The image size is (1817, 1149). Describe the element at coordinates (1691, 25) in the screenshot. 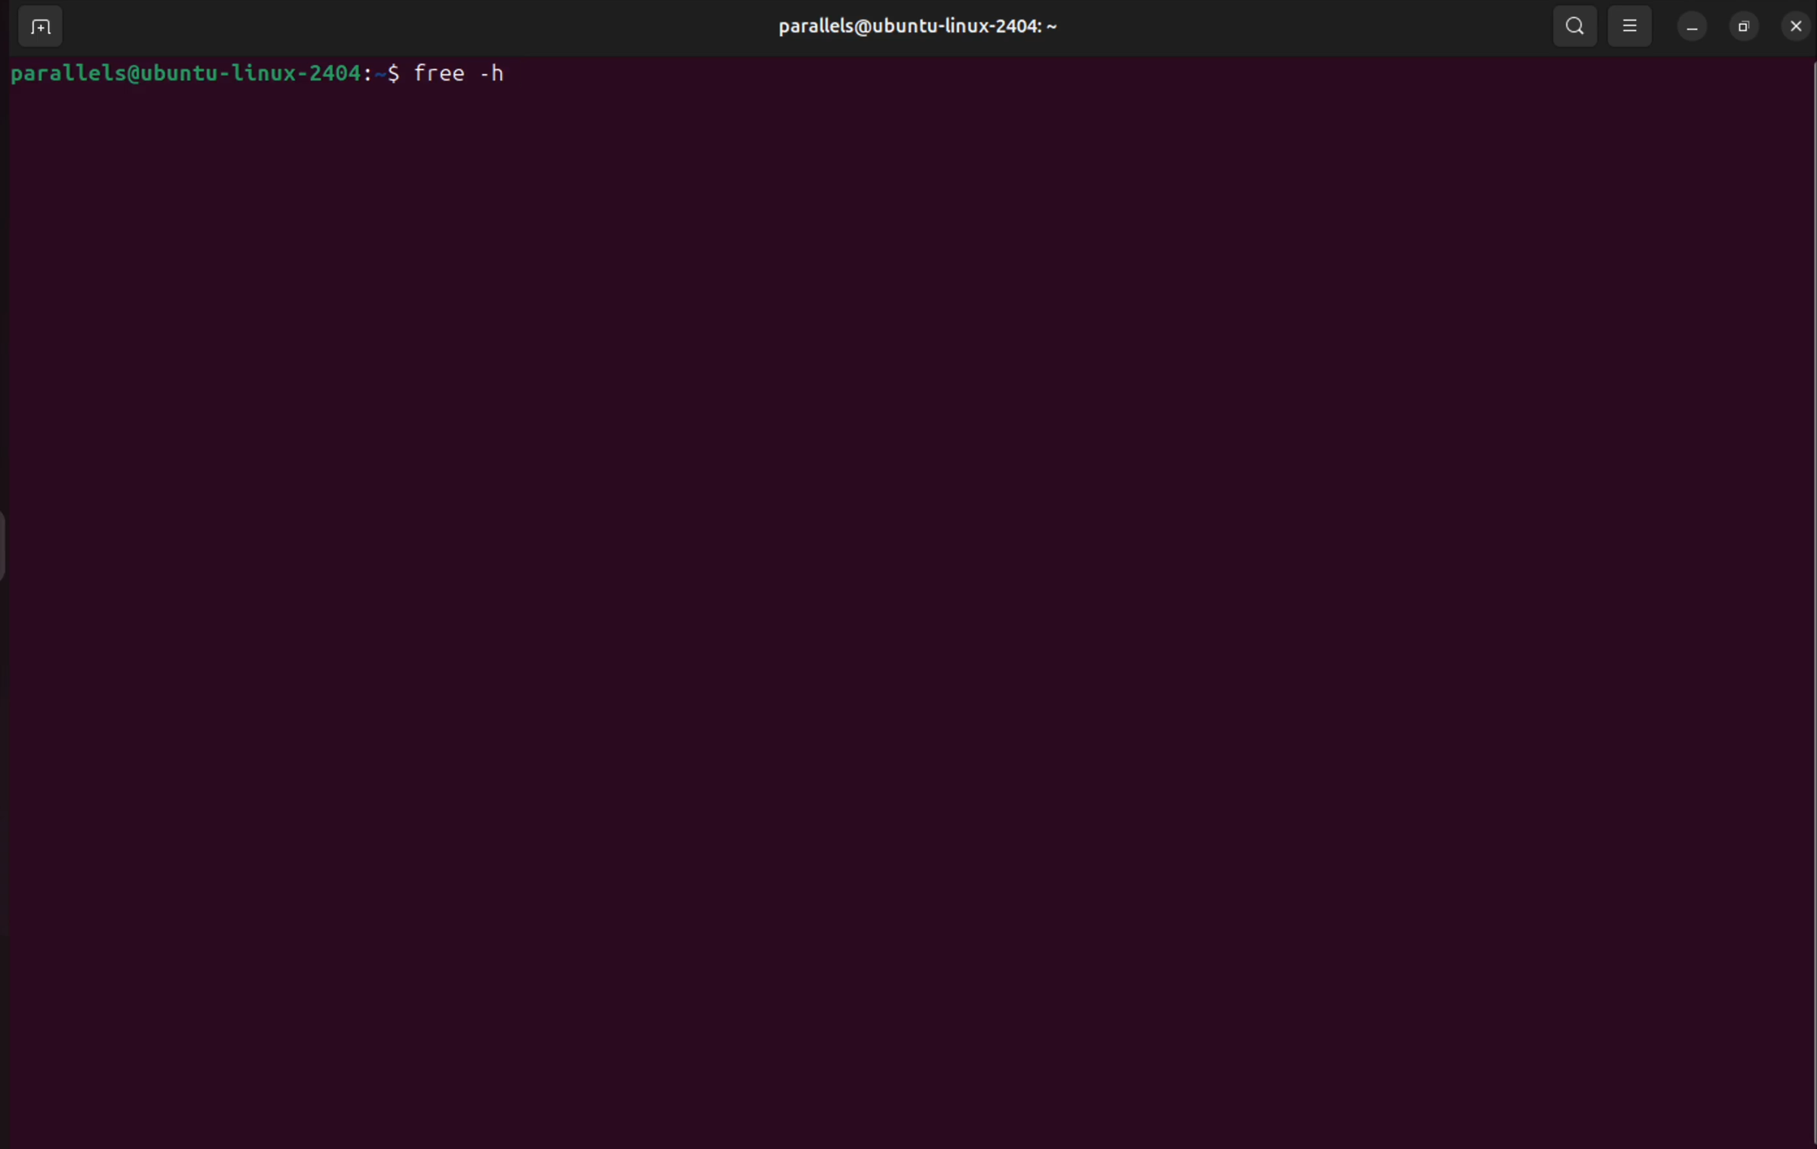

I see `minimize` at that location.